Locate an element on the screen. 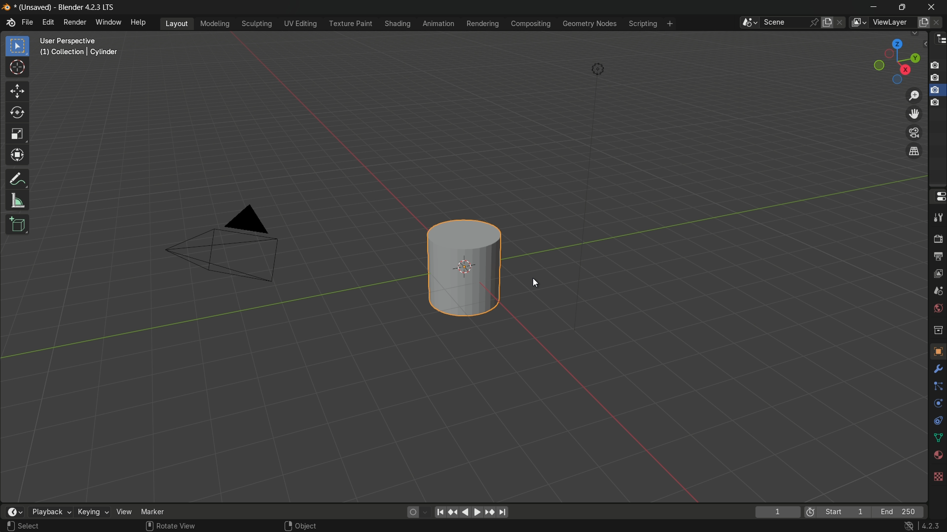 Image resolution: width=947 pixels, height=532 pixels. animation is located at coordinates (438, 24).